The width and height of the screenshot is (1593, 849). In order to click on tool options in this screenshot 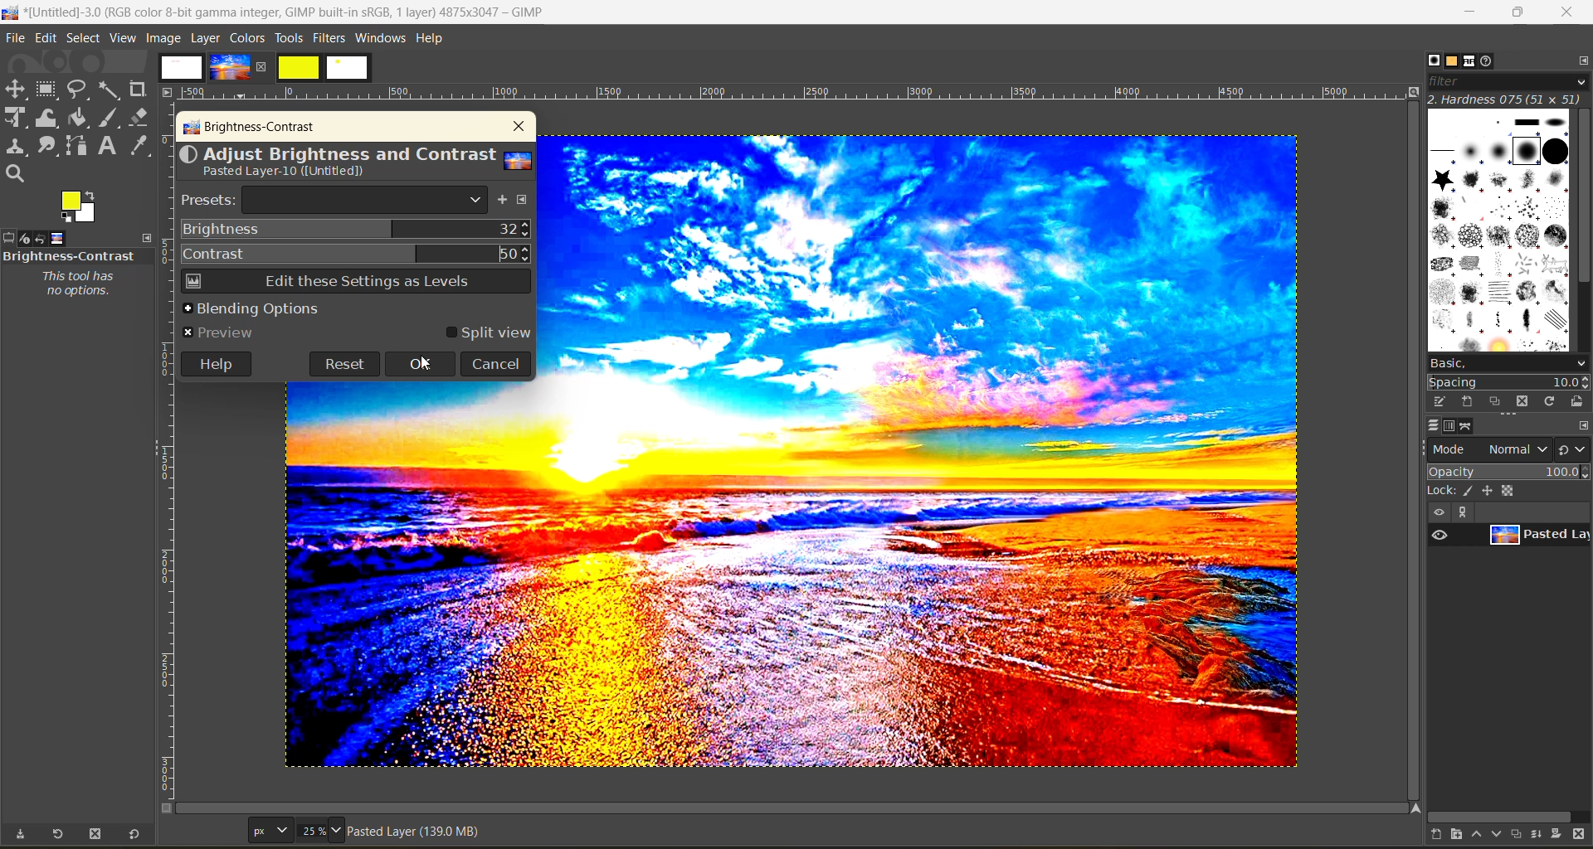, I will do `click(10, 238)`.